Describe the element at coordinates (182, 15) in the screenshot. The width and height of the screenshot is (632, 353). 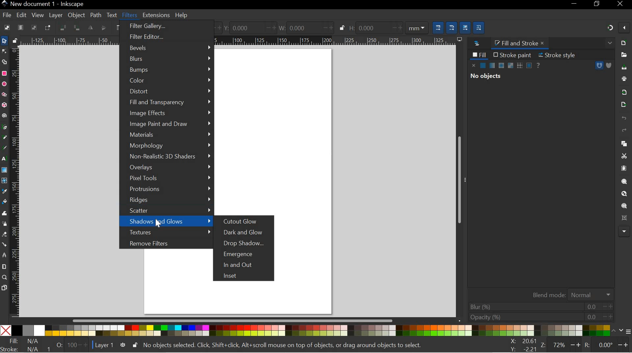
I see `HELP` at that location.